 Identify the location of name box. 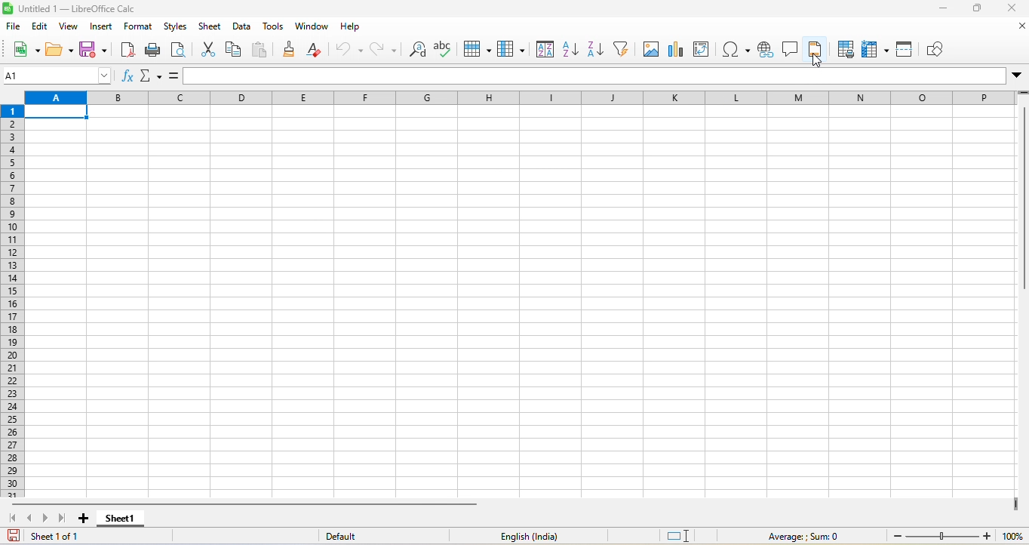
(58, 75).